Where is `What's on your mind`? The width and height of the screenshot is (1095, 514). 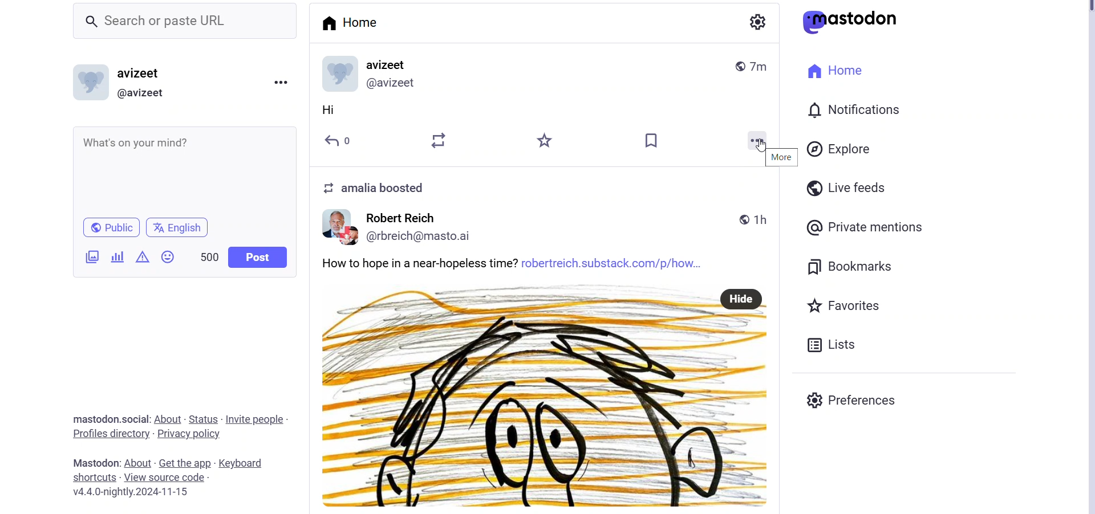
What's on your mind is located at coordinates (184, 172).